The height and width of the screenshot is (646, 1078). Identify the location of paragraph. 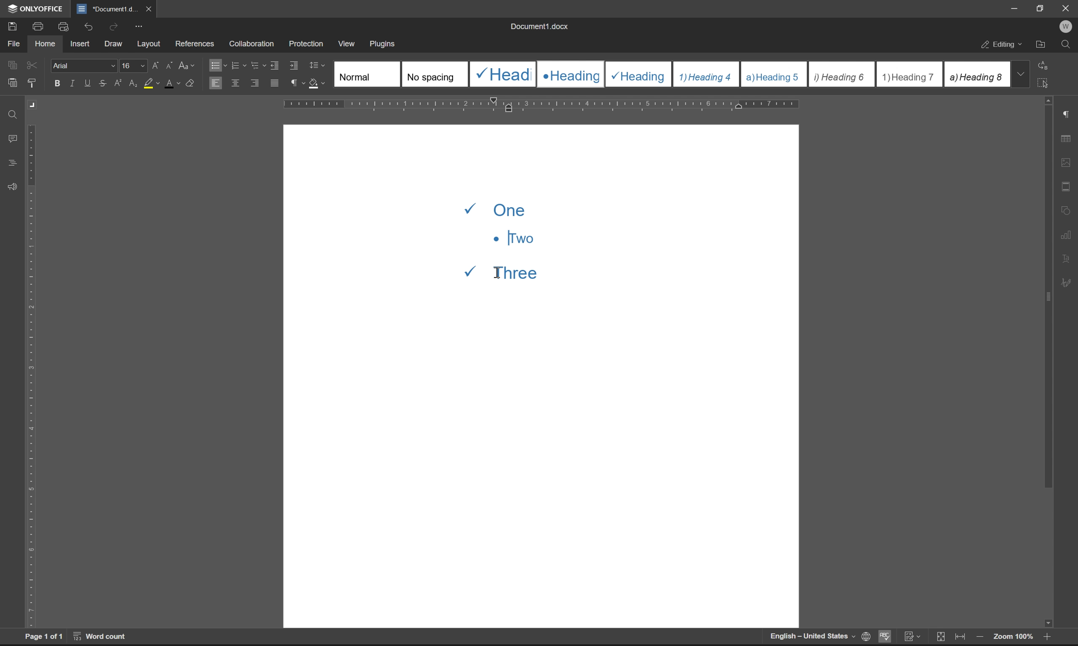
(296, 83).